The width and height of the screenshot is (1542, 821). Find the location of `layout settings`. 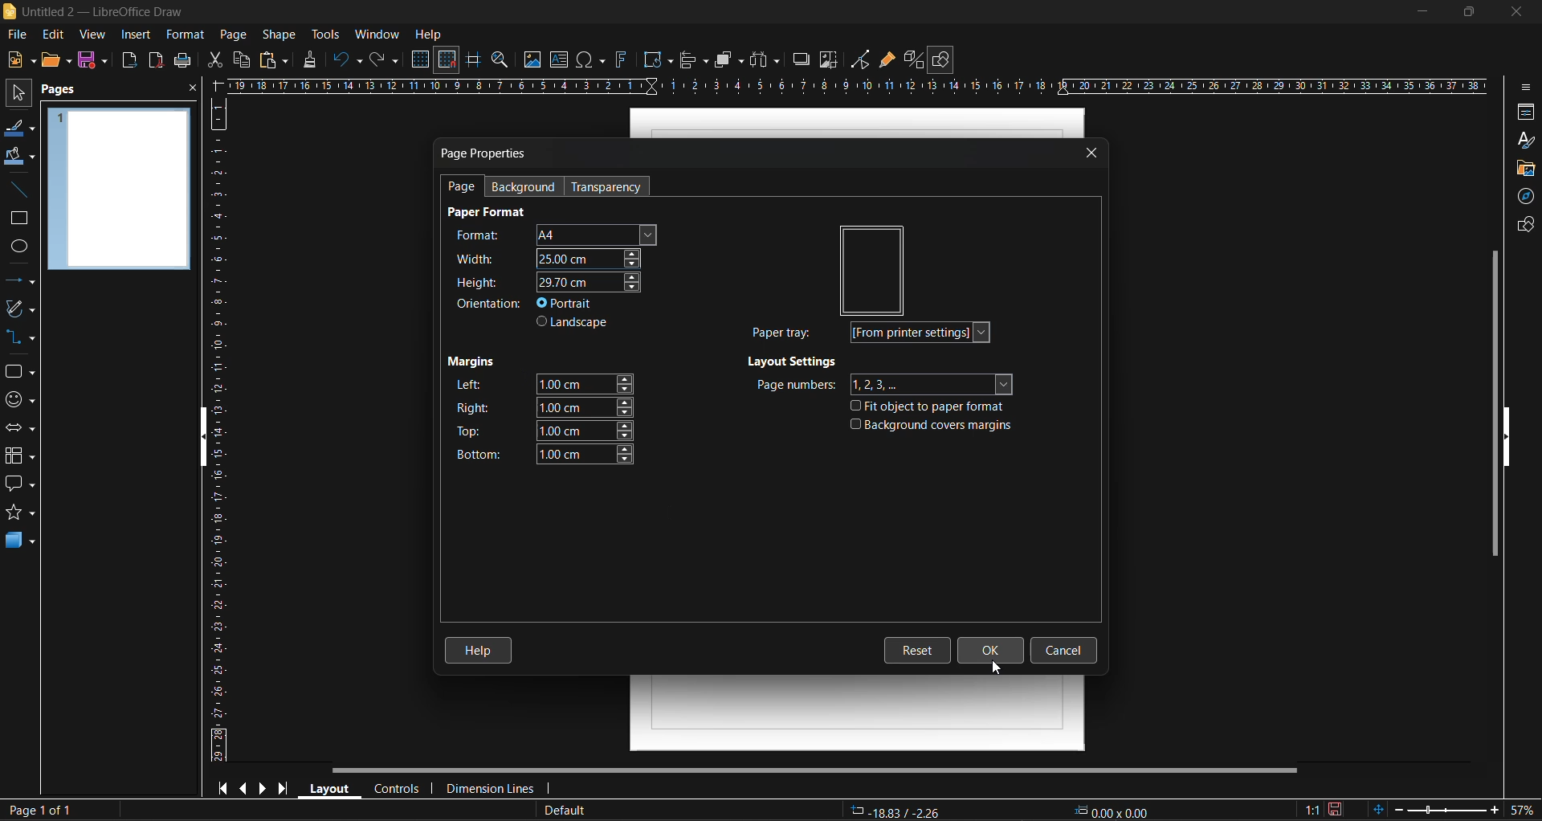

layout settings is located at coordinates (795, 364).